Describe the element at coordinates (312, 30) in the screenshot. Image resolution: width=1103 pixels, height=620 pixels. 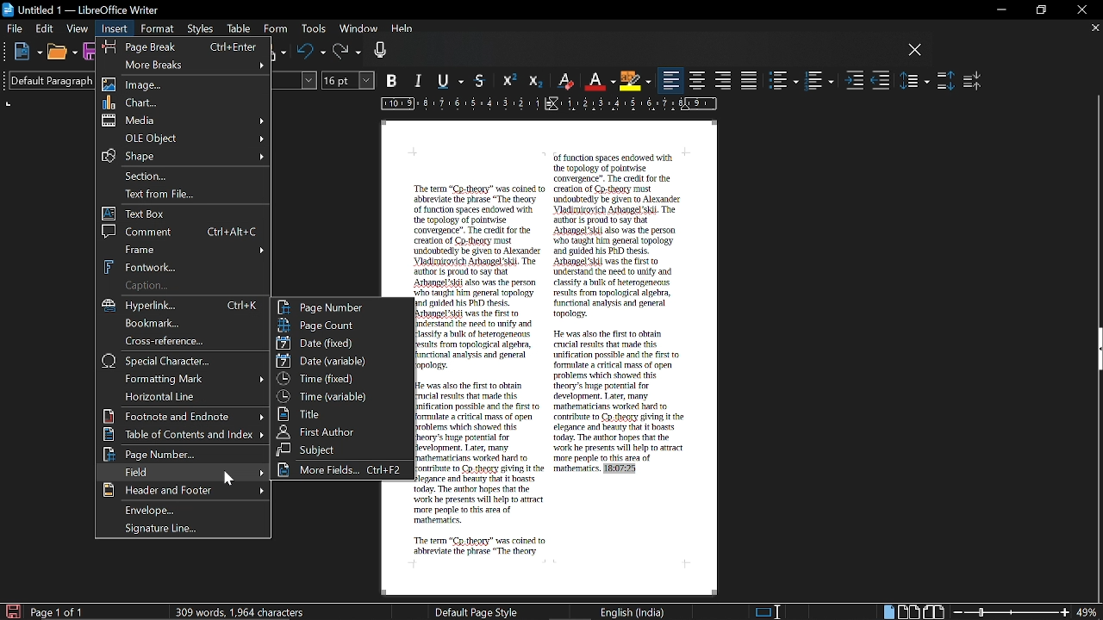
I see `Tools` at that location.